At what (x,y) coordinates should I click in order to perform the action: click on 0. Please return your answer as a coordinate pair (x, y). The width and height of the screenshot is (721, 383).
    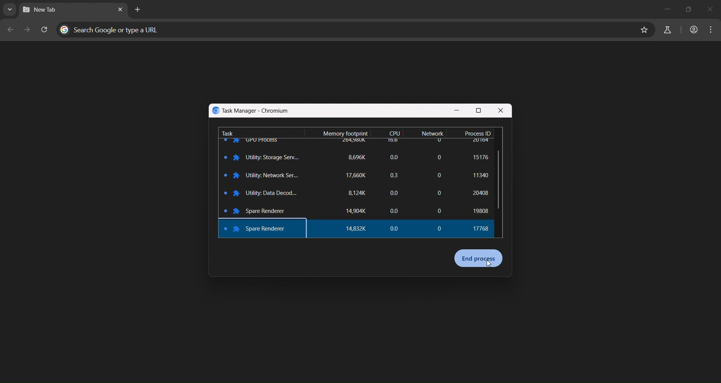
    Looking at the image, I should click on (439, 210).